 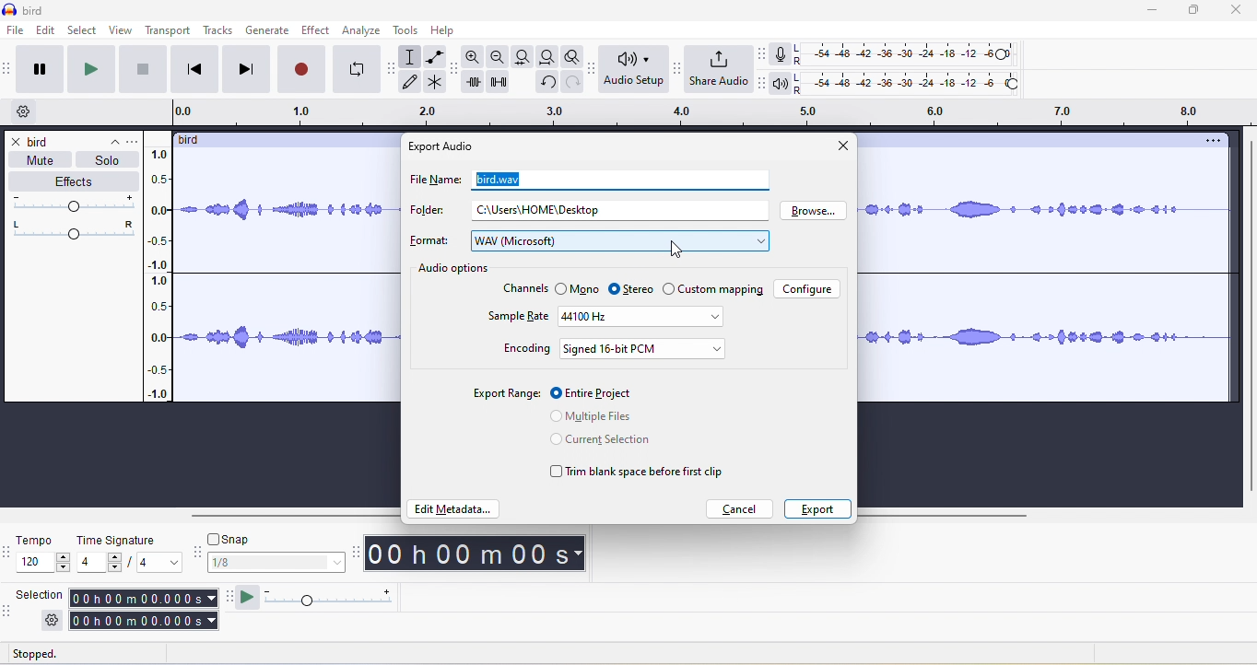 I want to click on way , so click(x=619, y=242).